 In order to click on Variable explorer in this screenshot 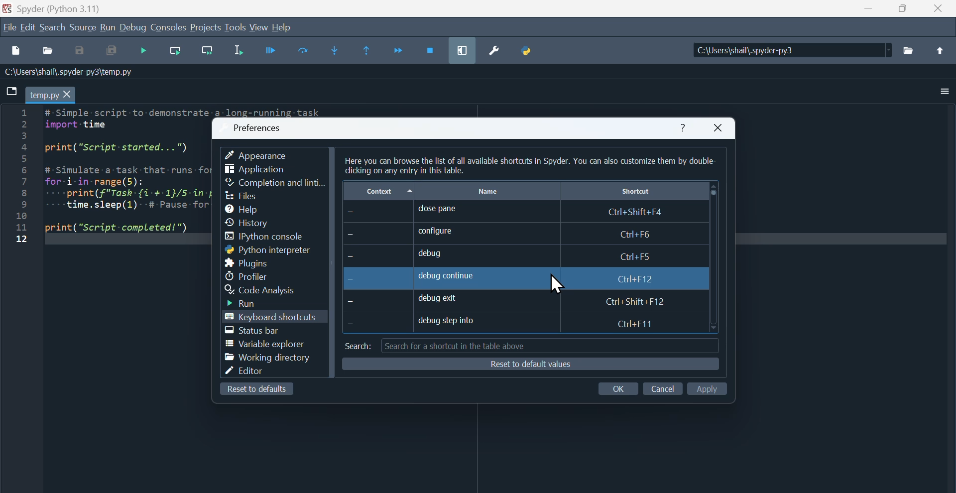, I will do `click(268, 345)`.